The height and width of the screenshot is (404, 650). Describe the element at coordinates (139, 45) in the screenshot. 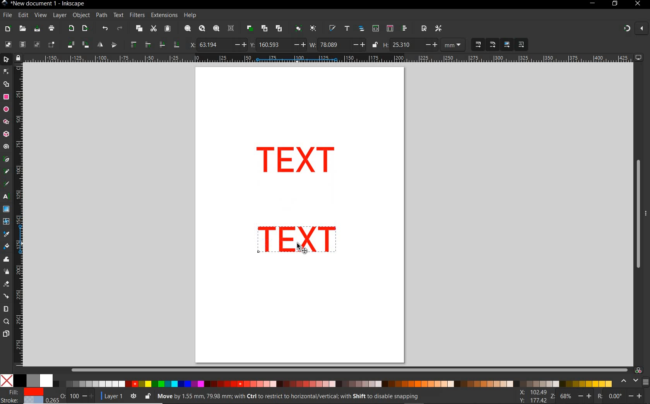

I see `raise selection` at that location.